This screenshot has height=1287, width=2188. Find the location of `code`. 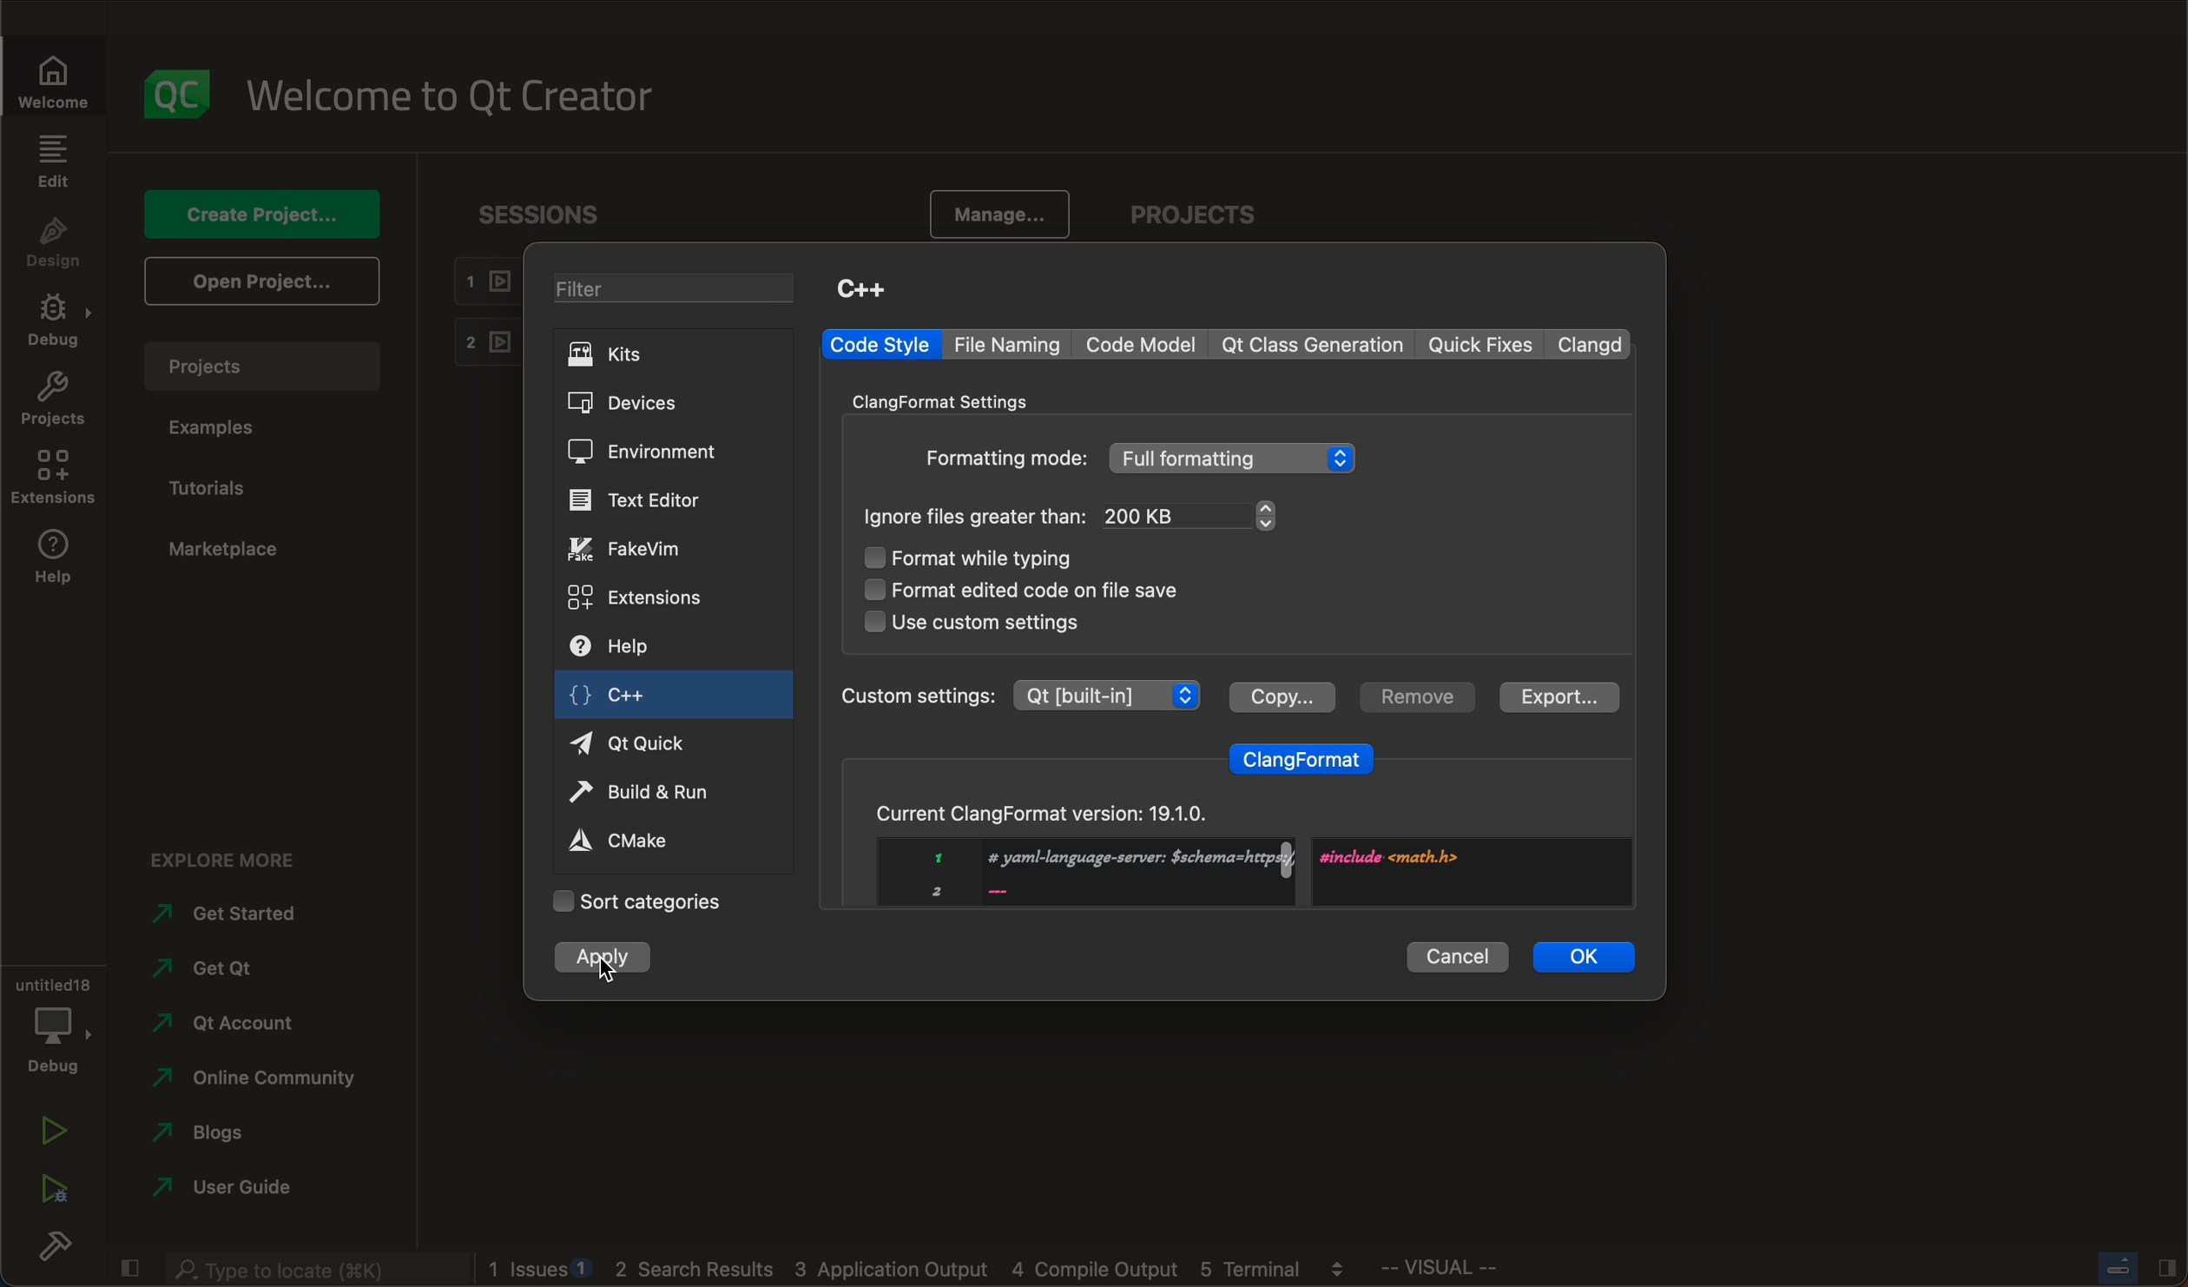

code is located at coordinates (1143, 344).